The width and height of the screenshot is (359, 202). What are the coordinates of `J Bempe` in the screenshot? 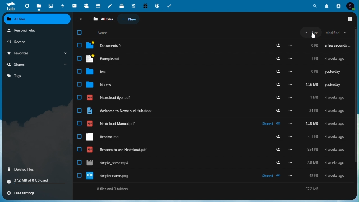 It's located at (212, 58).